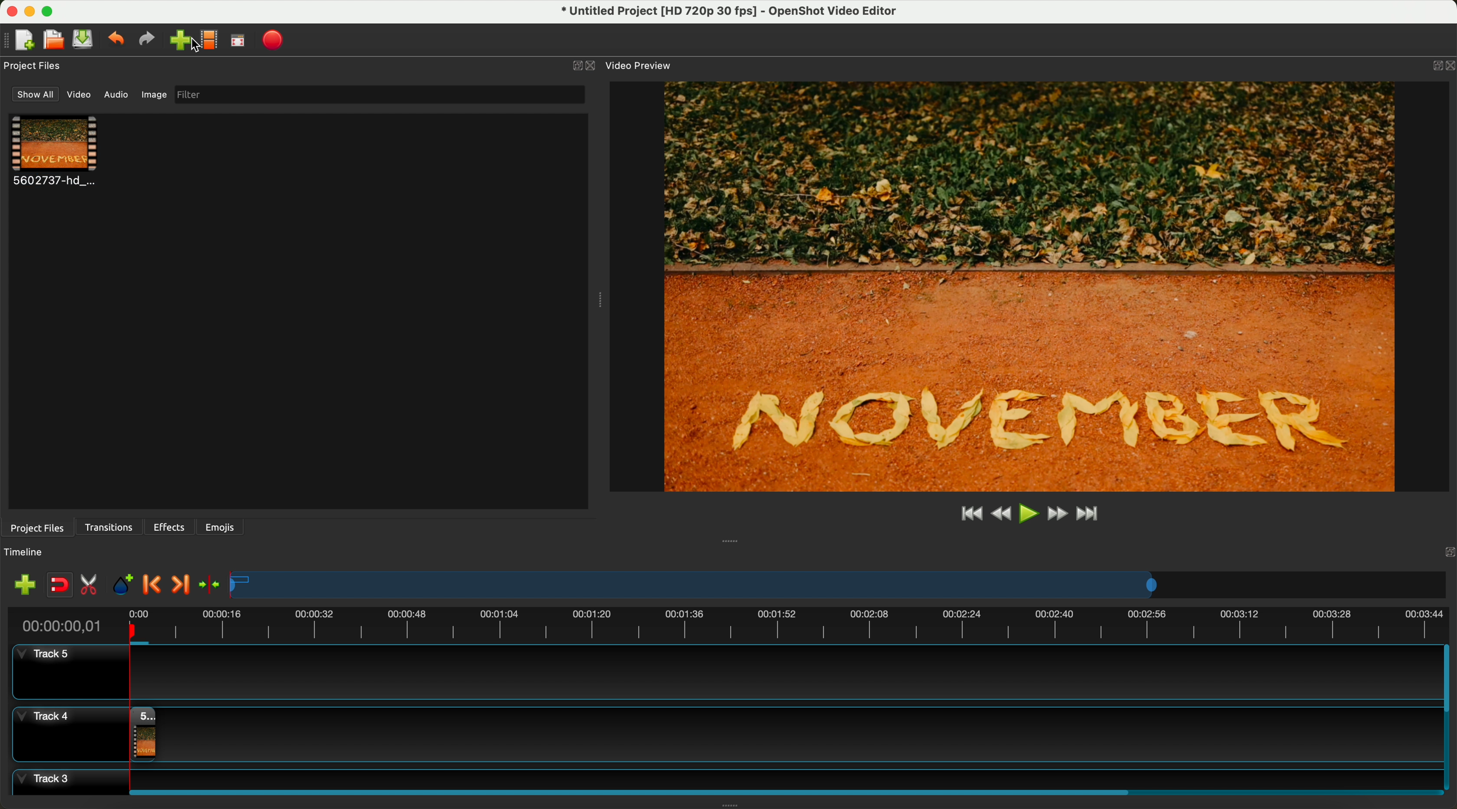 This screenshot has width=1457, height=809. What do you see at coordinates (118, 41) in the screenshot?
I see `undo` at bounding box center [118, 41].